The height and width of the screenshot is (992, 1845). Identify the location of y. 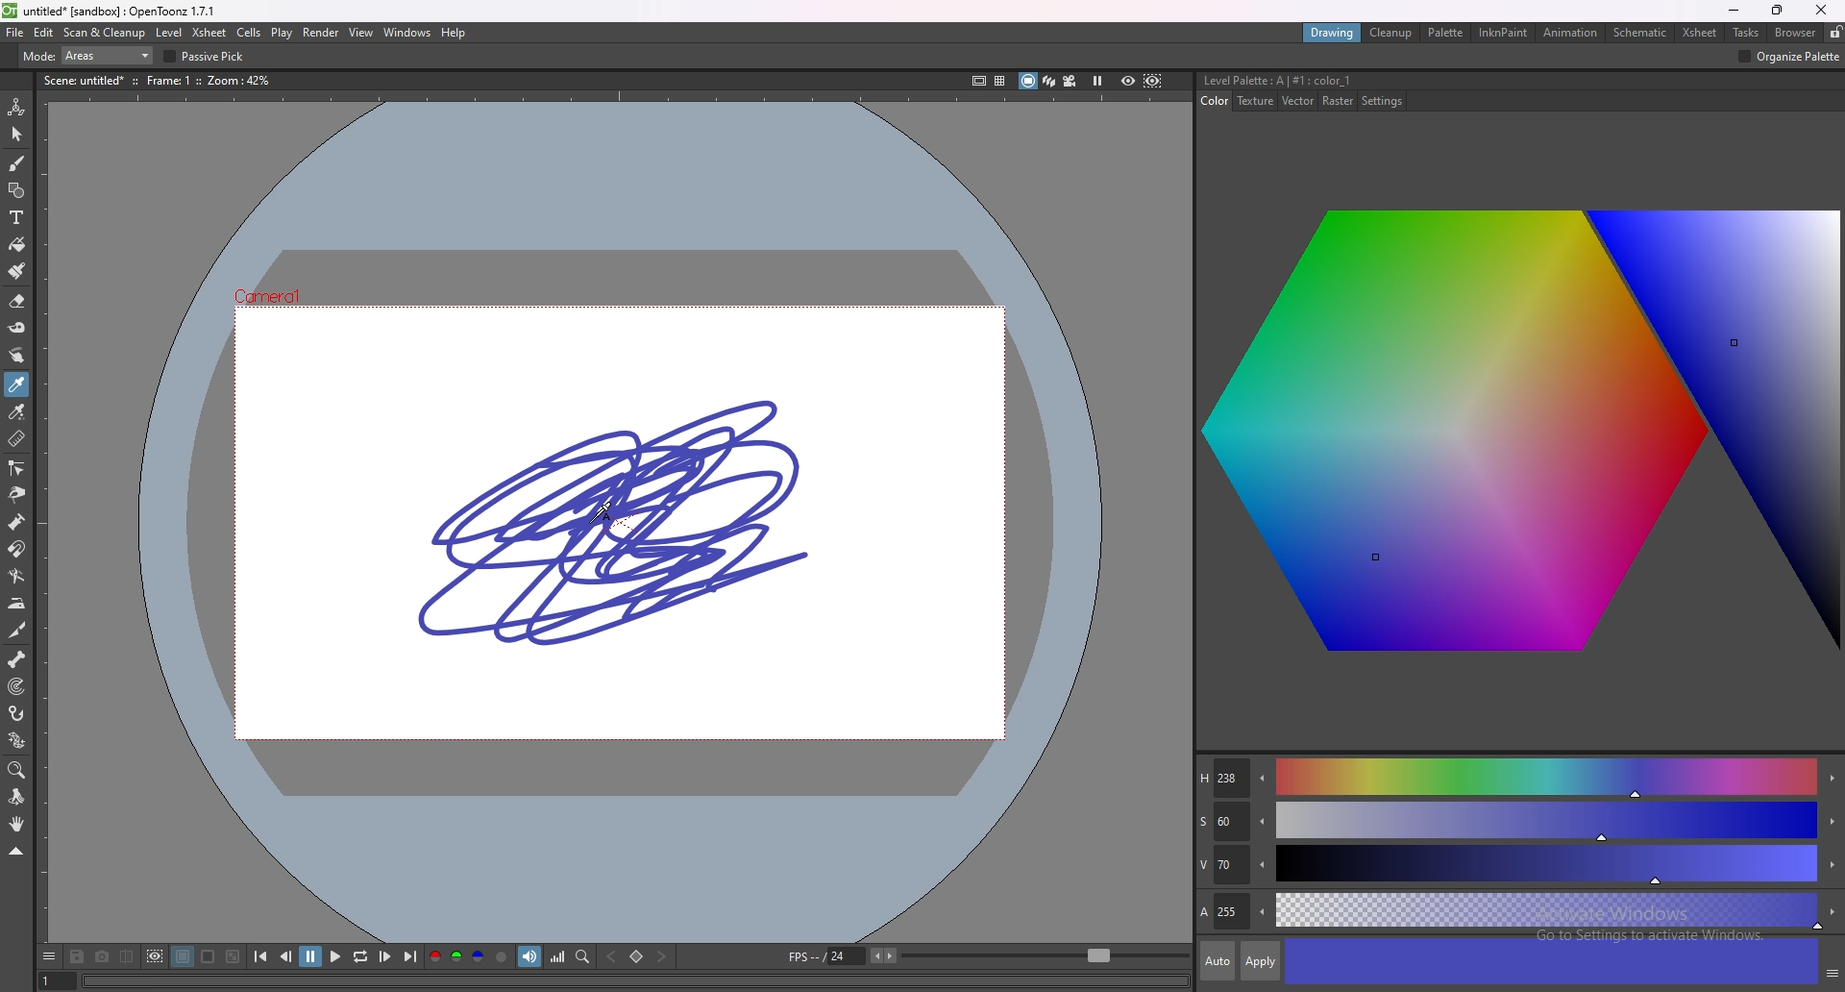
(1267, 56).